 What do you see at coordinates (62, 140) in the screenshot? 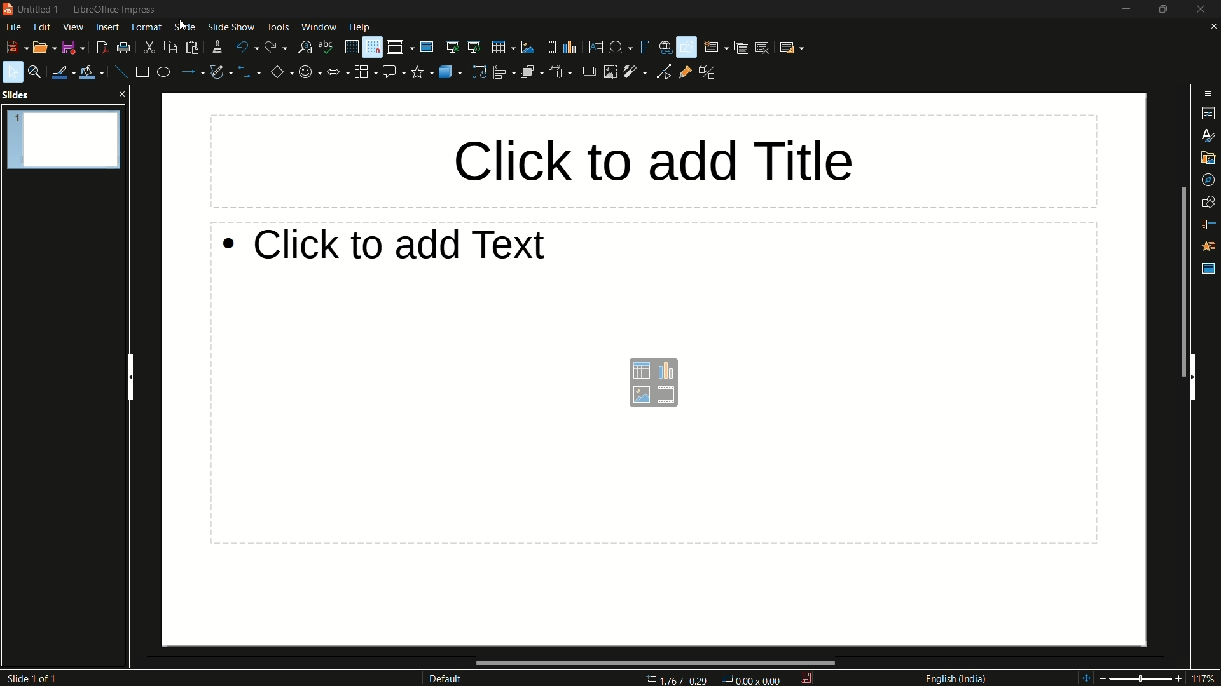
I see `slide-1` at bounding box center [62, 140].